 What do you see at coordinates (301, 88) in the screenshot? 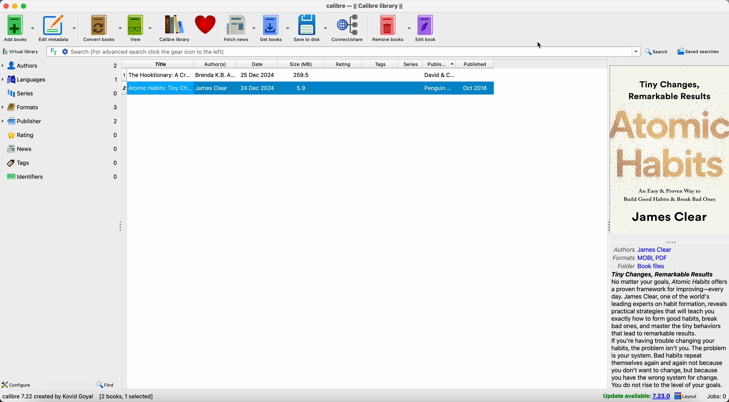
I see `5.9` at bounding box center [301, 88].